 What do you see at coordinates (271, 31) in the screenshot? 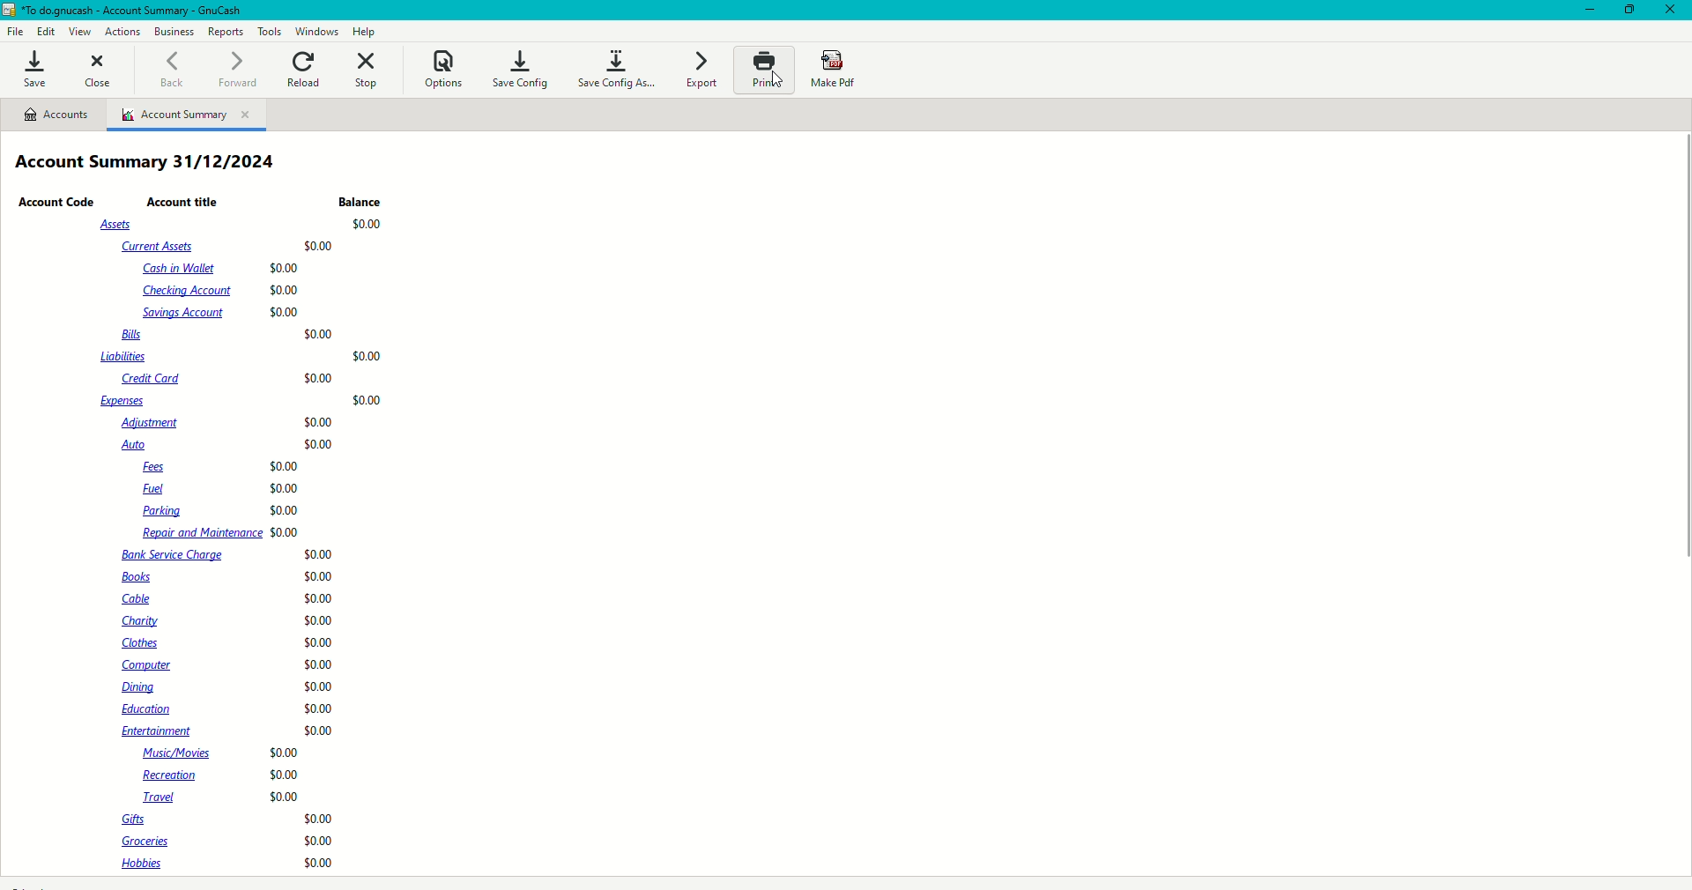
I see `Tools` at bounding box center [271, 31].